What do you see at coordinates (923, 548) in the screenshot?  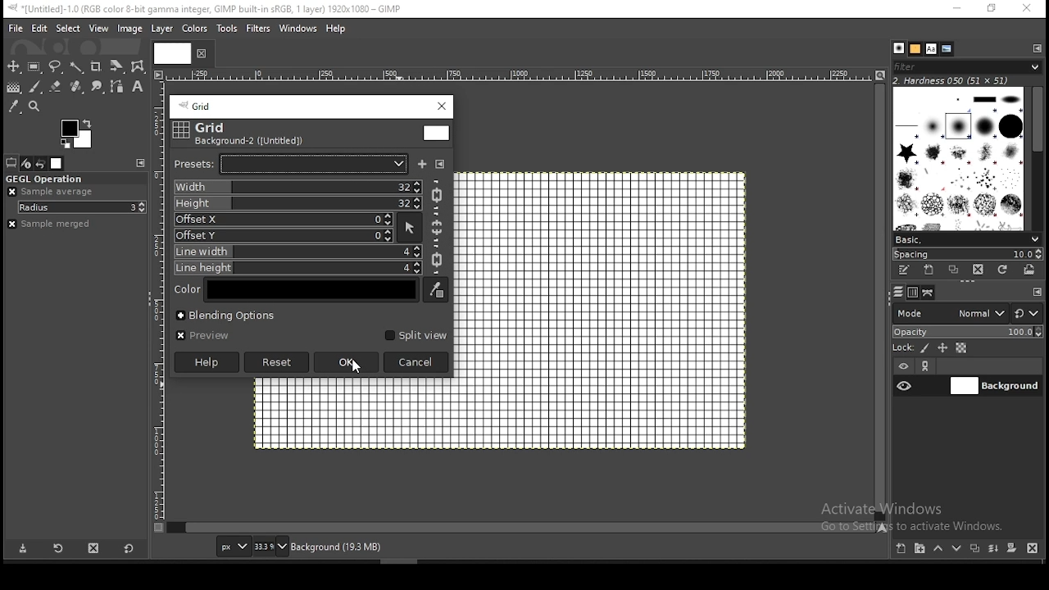 I see `new layer group` at bounding box center [923, 548].